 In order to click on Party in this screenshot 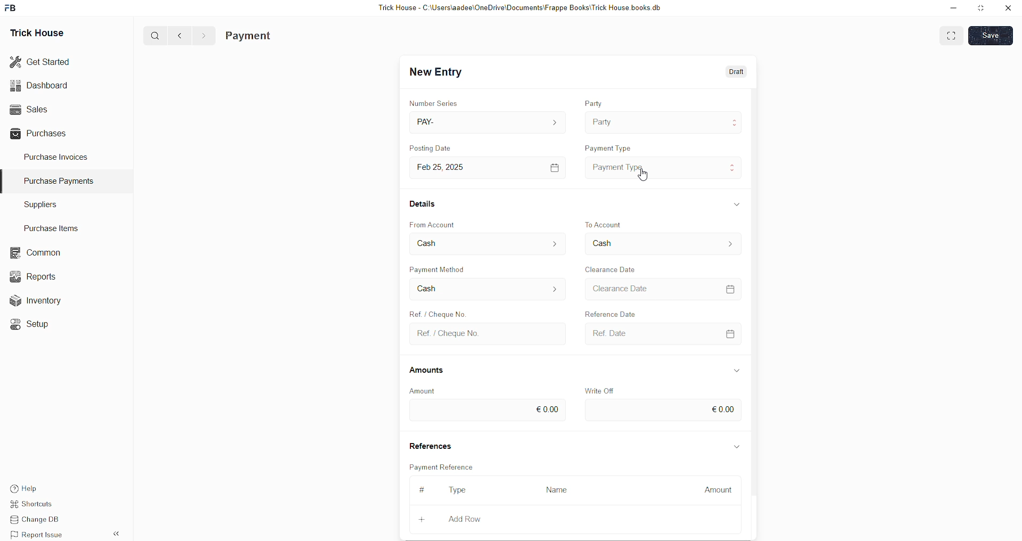, I will do `click(603, 121)`.